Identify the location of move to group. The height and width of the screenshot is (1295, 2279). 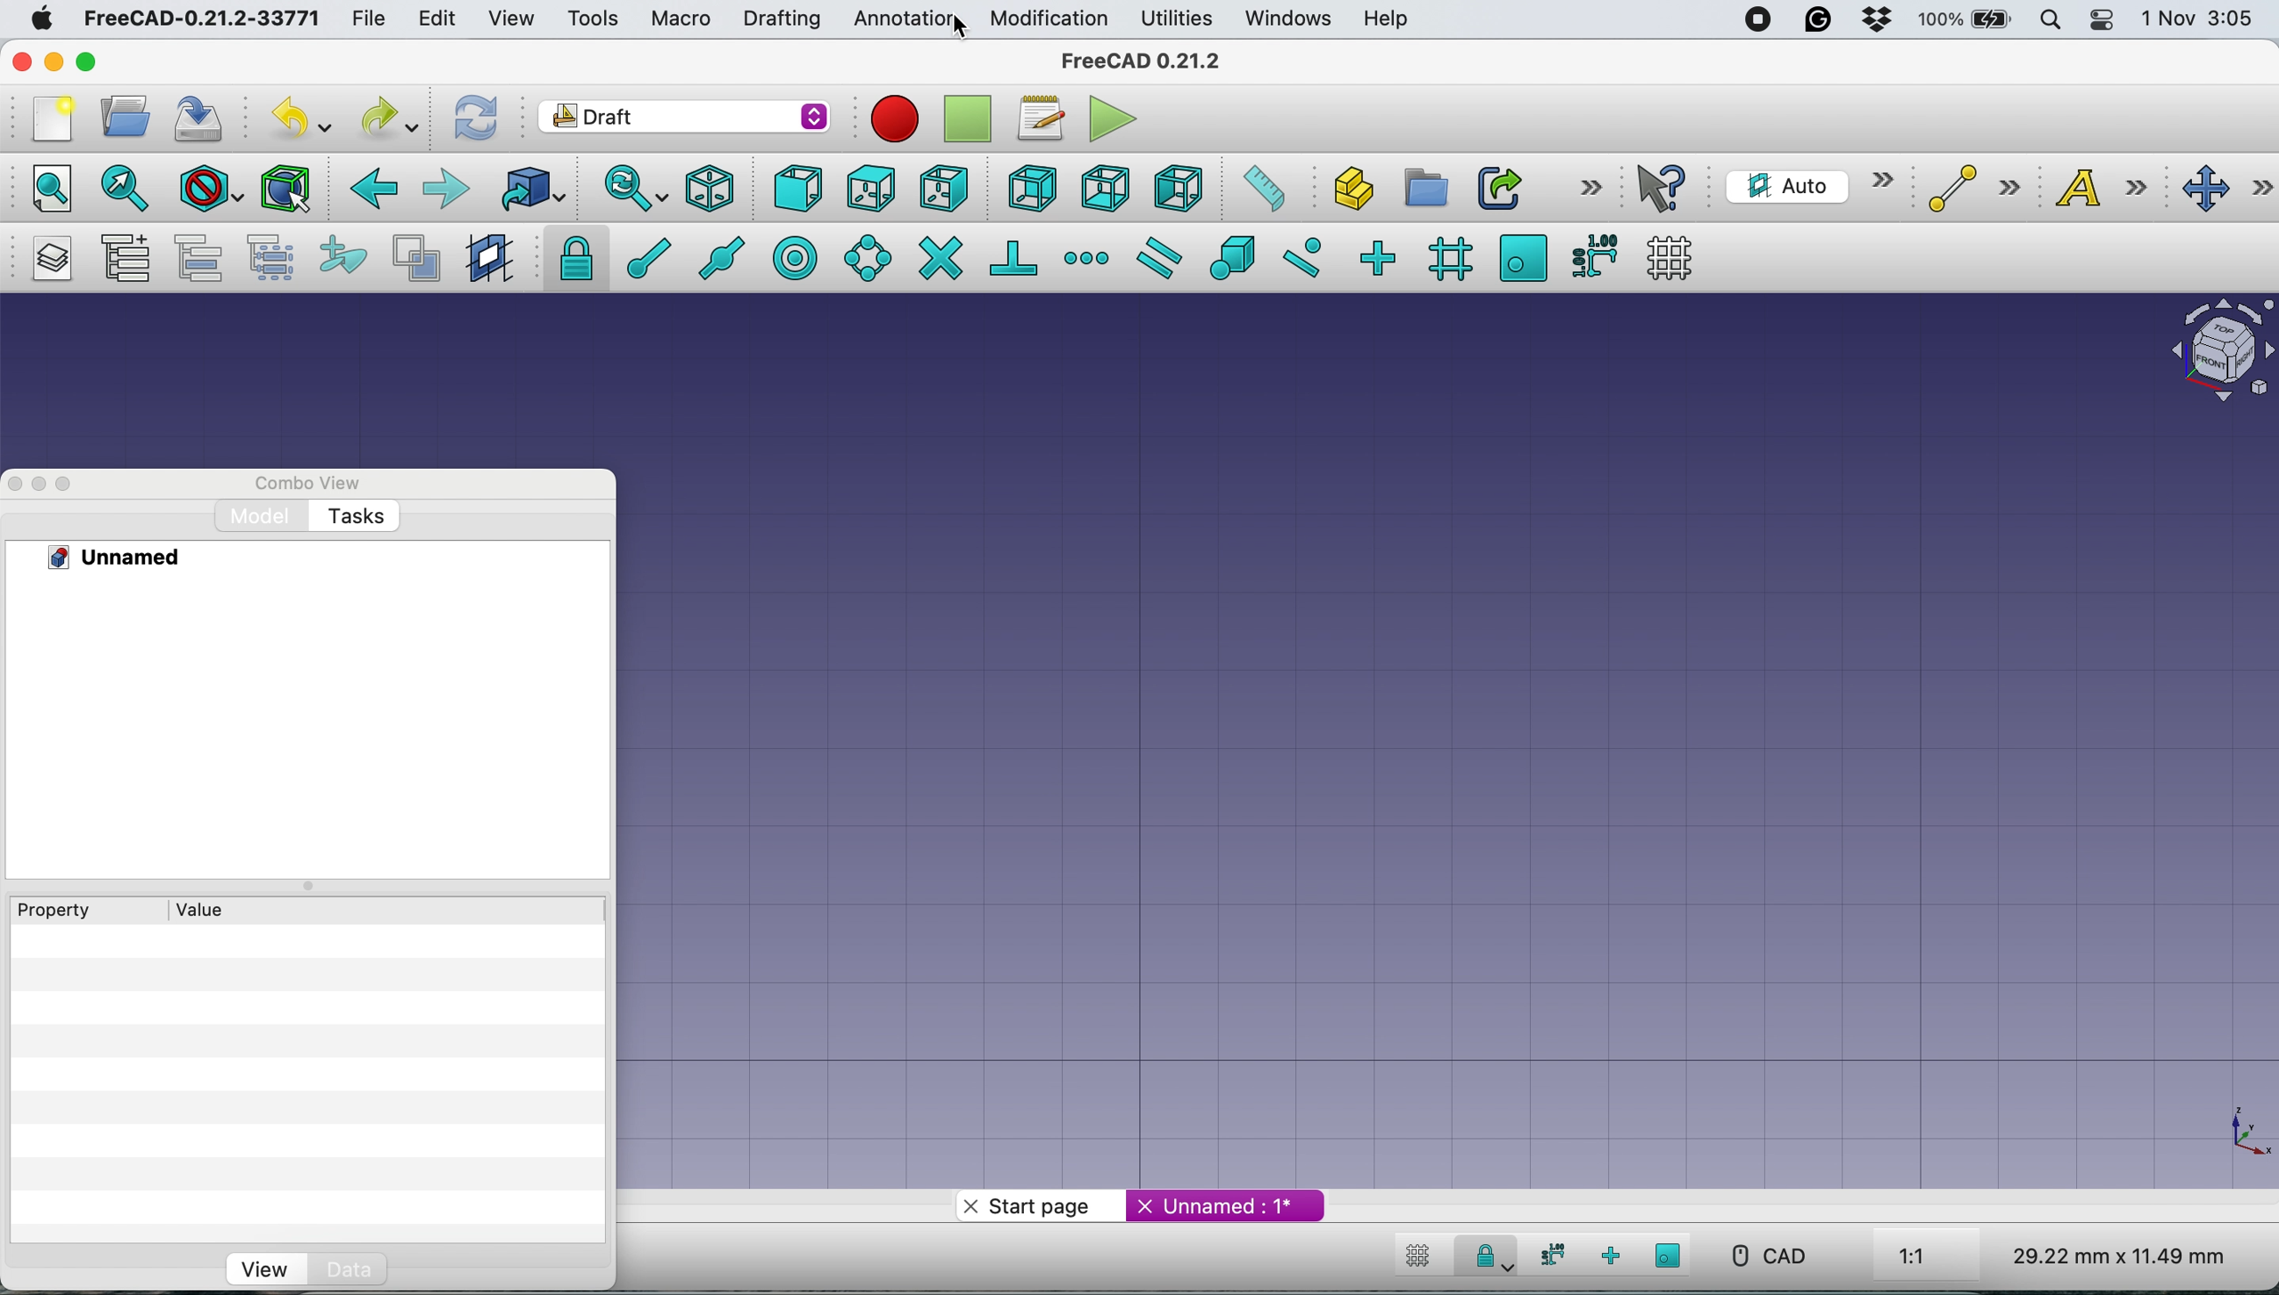
(196, 256).